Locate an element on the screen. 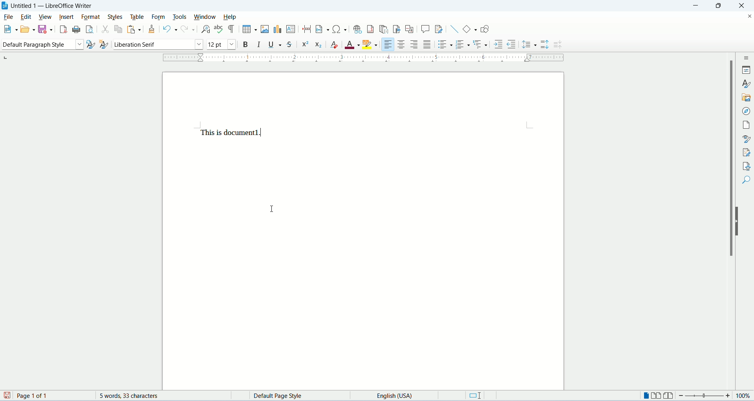 The height and width of the screenshot is (401, 754). double page view is located at coordinates (656, 395).